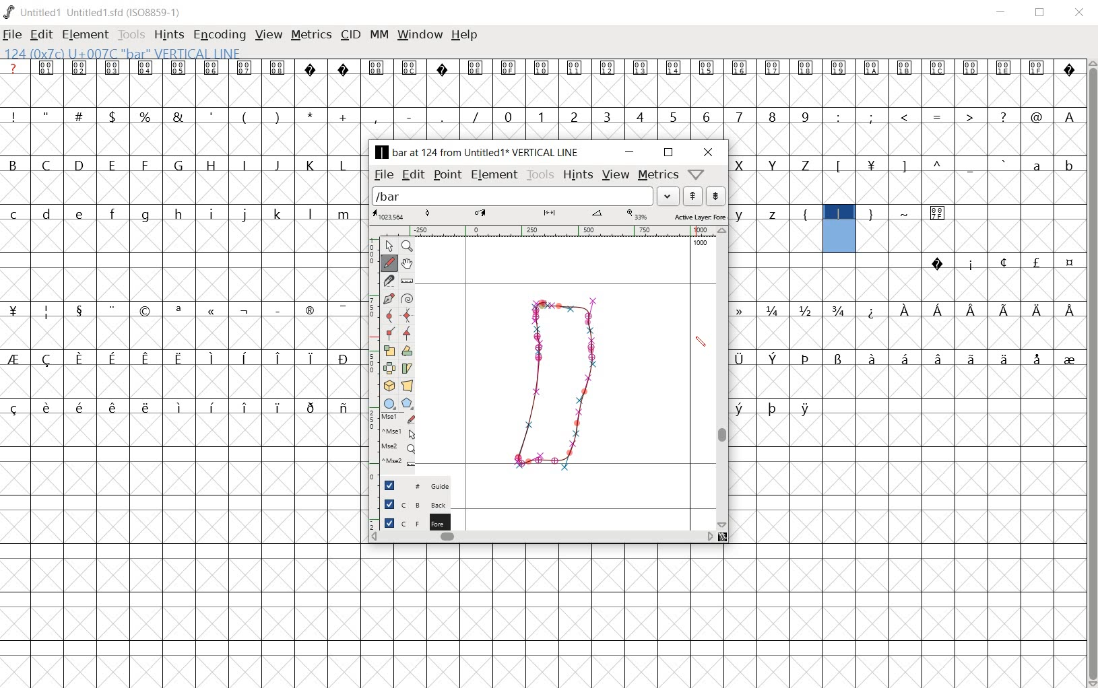 Image resolution: width=1098 pixels, height=688 pixels. What do you see at coordinates (395, 417) in the screenshot?
I see `mse1` at bounding box center [395, 417].